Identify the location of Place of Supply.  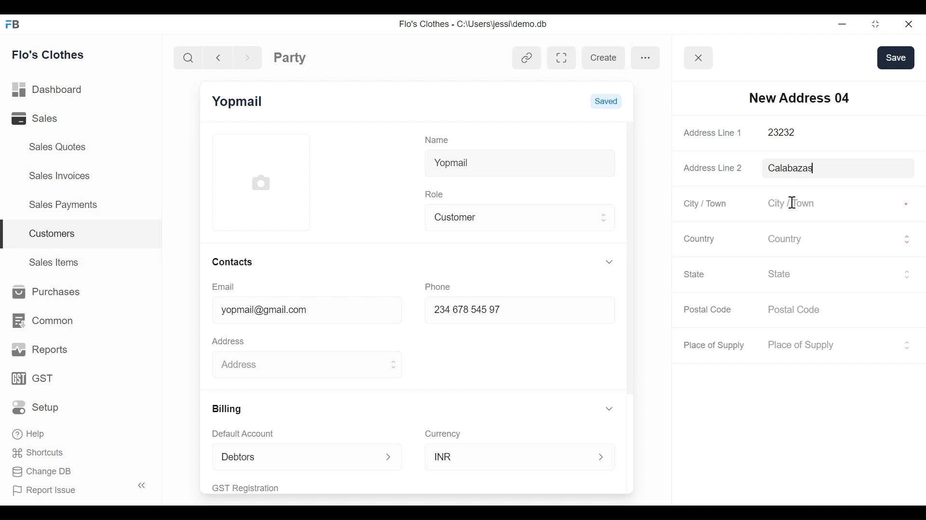
(716, 345).